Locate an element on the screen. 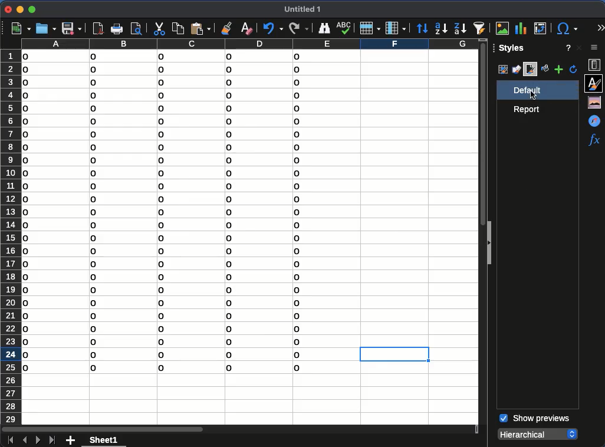 The height and width of the screenshot is (447, 605). descending is located at coordinates (460, 28).